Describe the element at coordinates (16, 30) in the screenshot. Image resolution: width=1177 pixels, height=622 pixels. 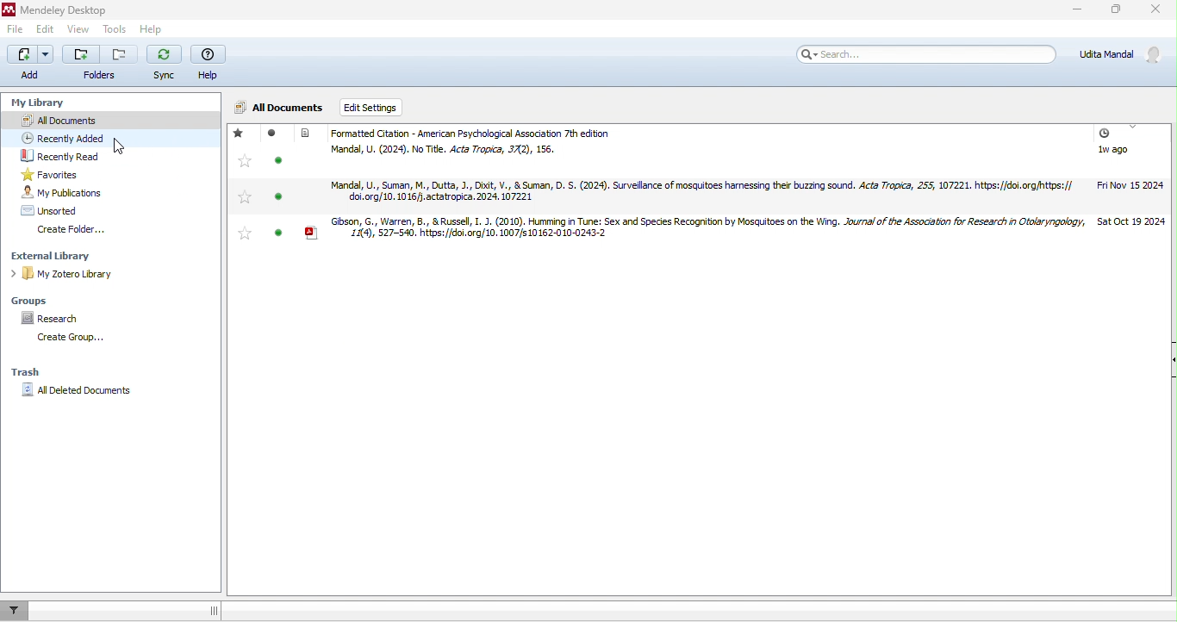
I see `file` at that location.